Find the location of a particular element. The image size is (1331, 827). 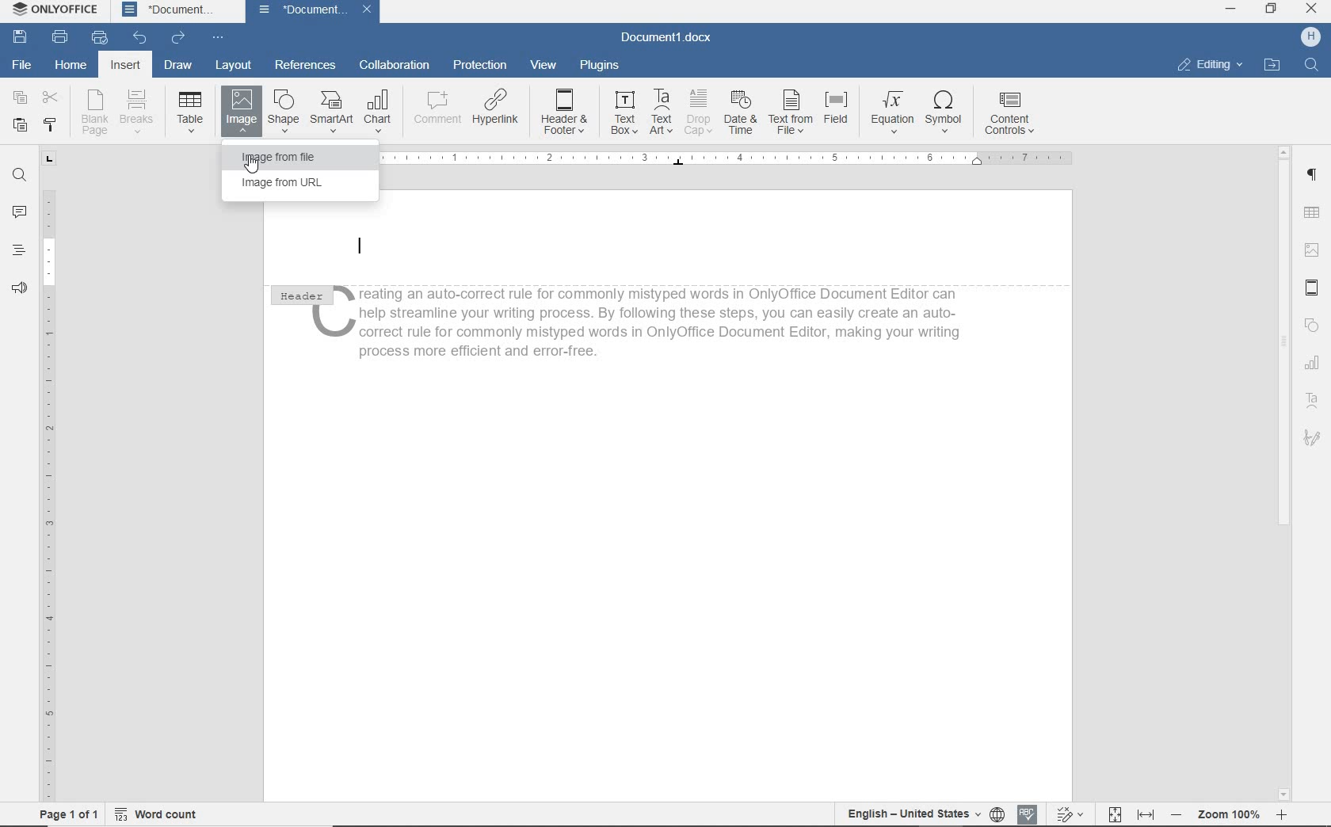

LAYOUT is located at coordinates (234, 65).